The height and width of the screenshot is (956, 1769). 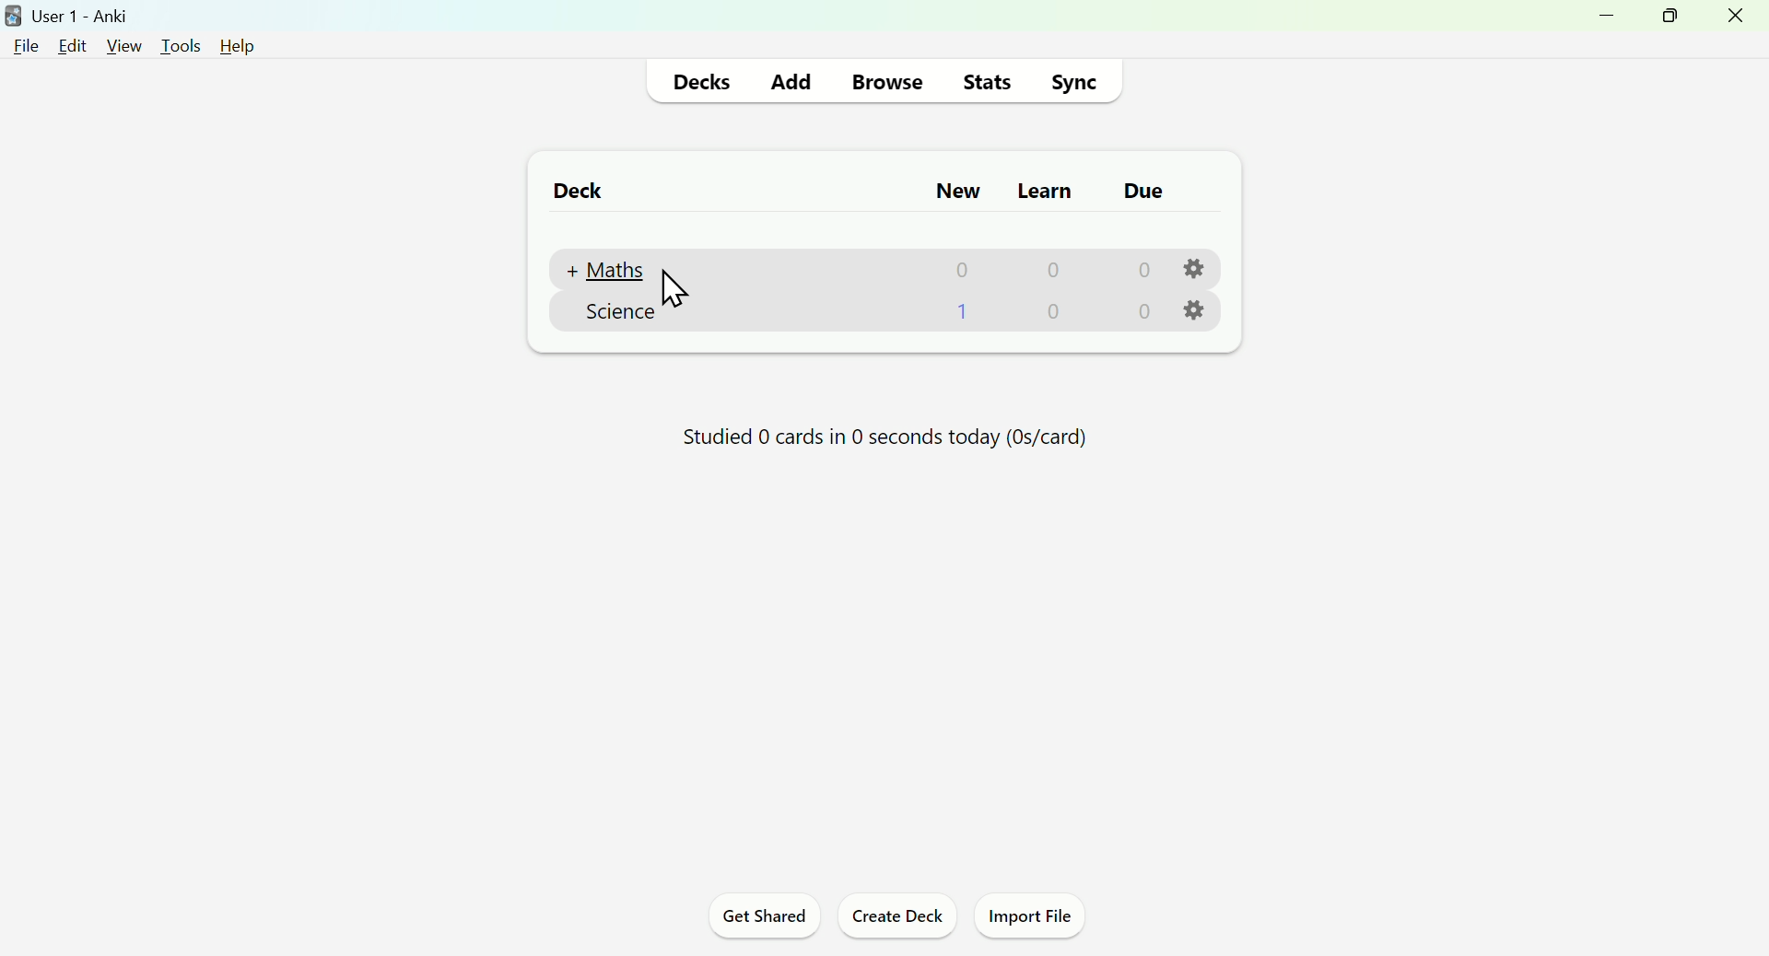 What do you see at coordinates (1028, 918) in the screenshot?
I see `Import File` at bounding box center [1028, 918].